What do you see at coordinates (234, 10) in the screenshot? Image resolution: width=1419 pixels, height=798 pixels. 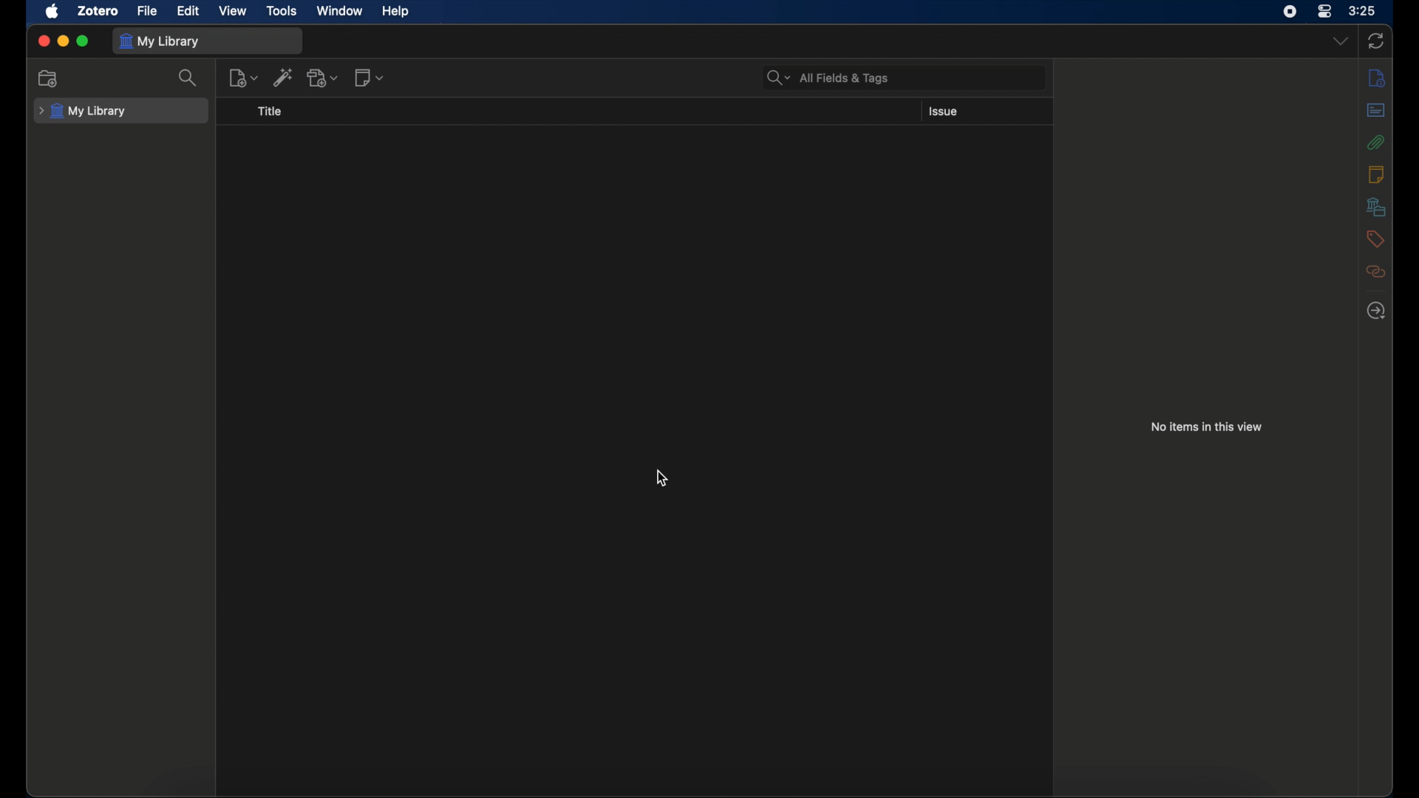 I see `view` at bounding box center [234, 10].